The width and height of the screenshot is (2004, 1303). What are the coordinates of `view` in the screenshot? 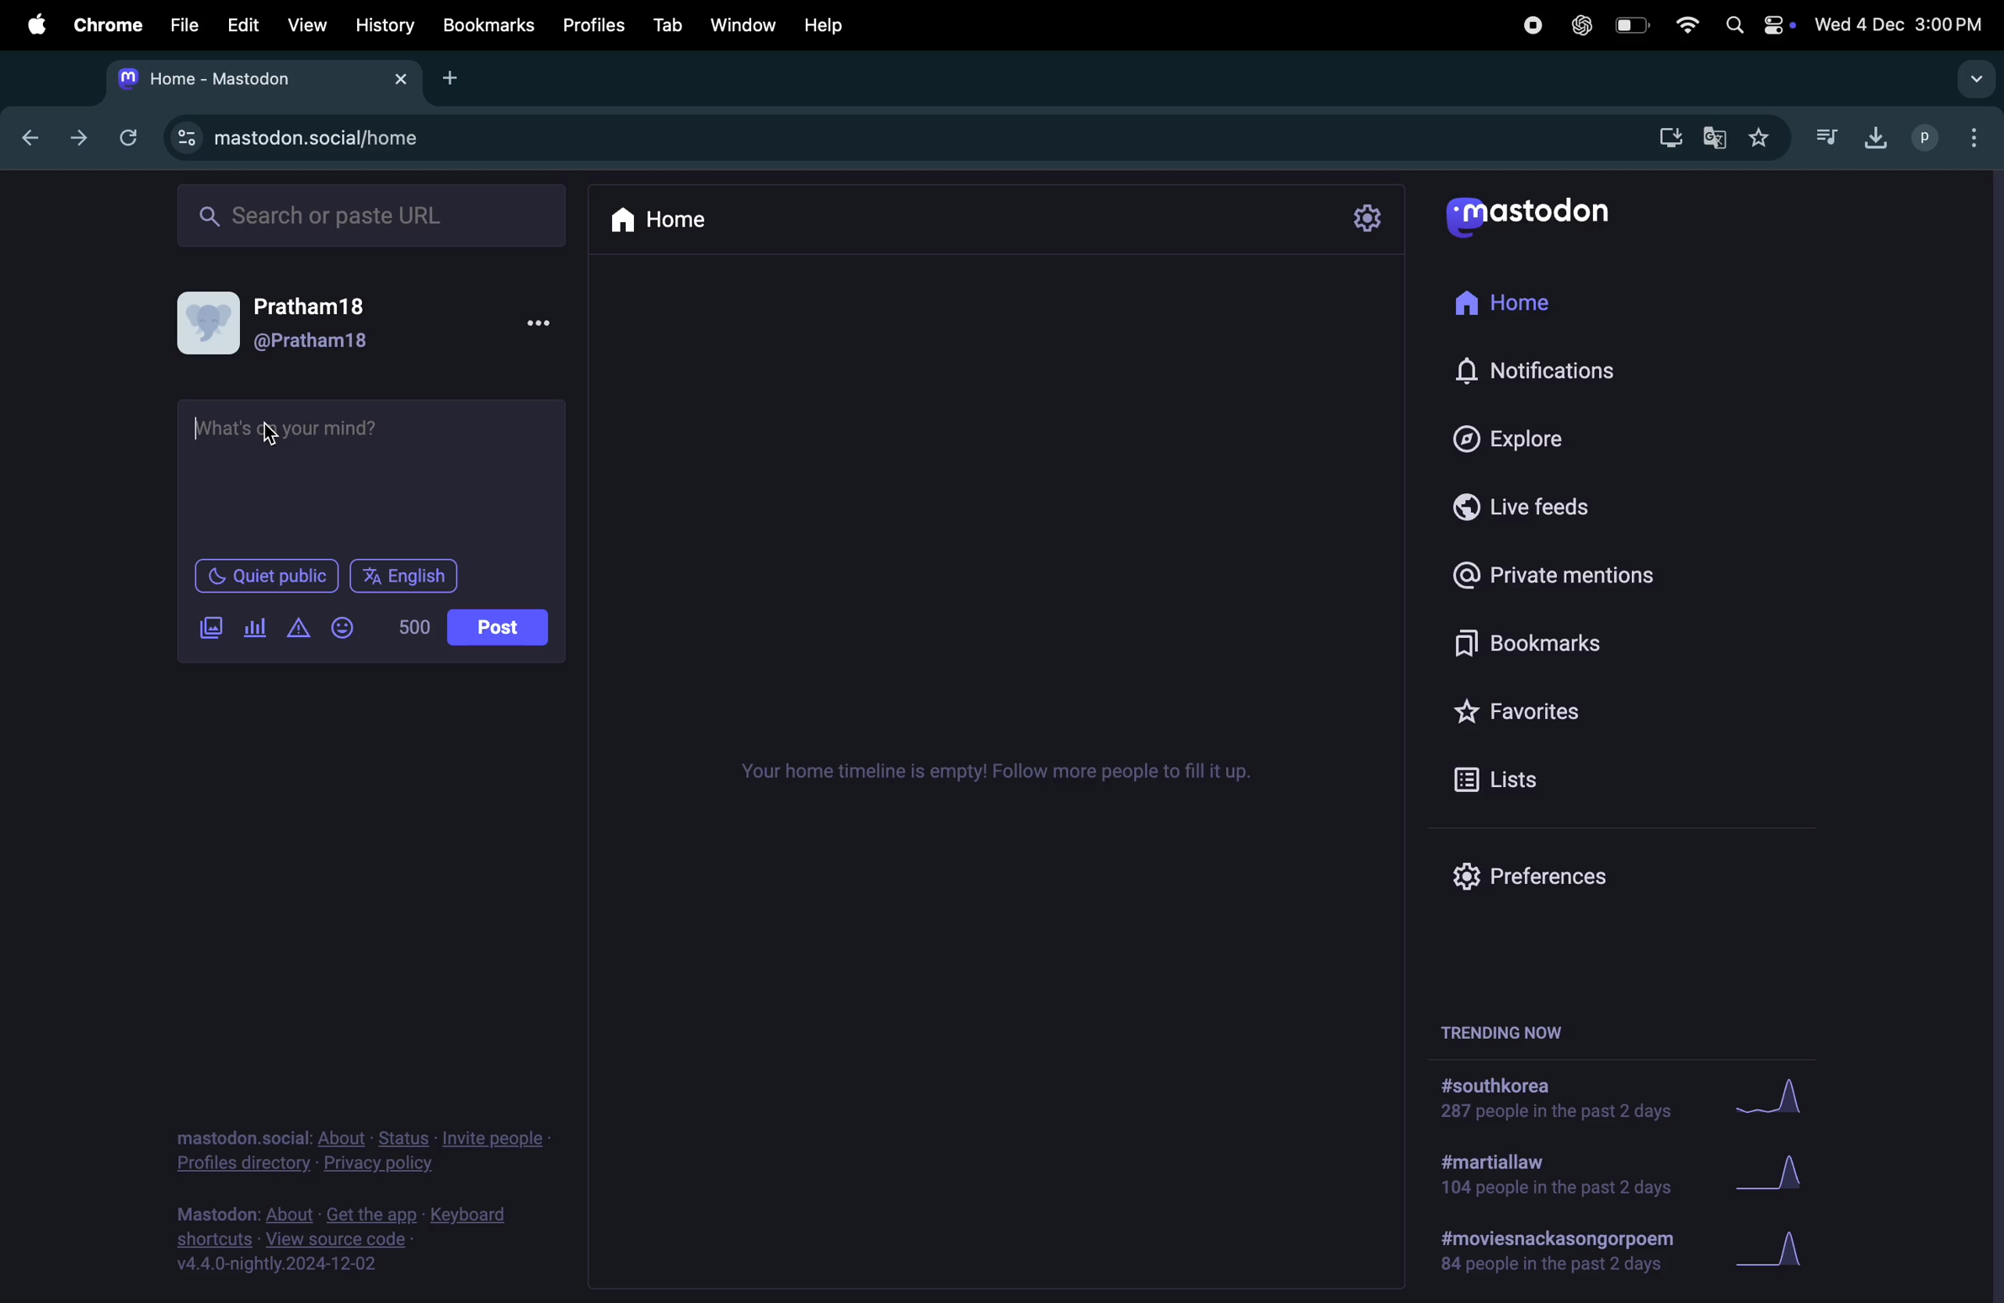 It's located at (305, 28).